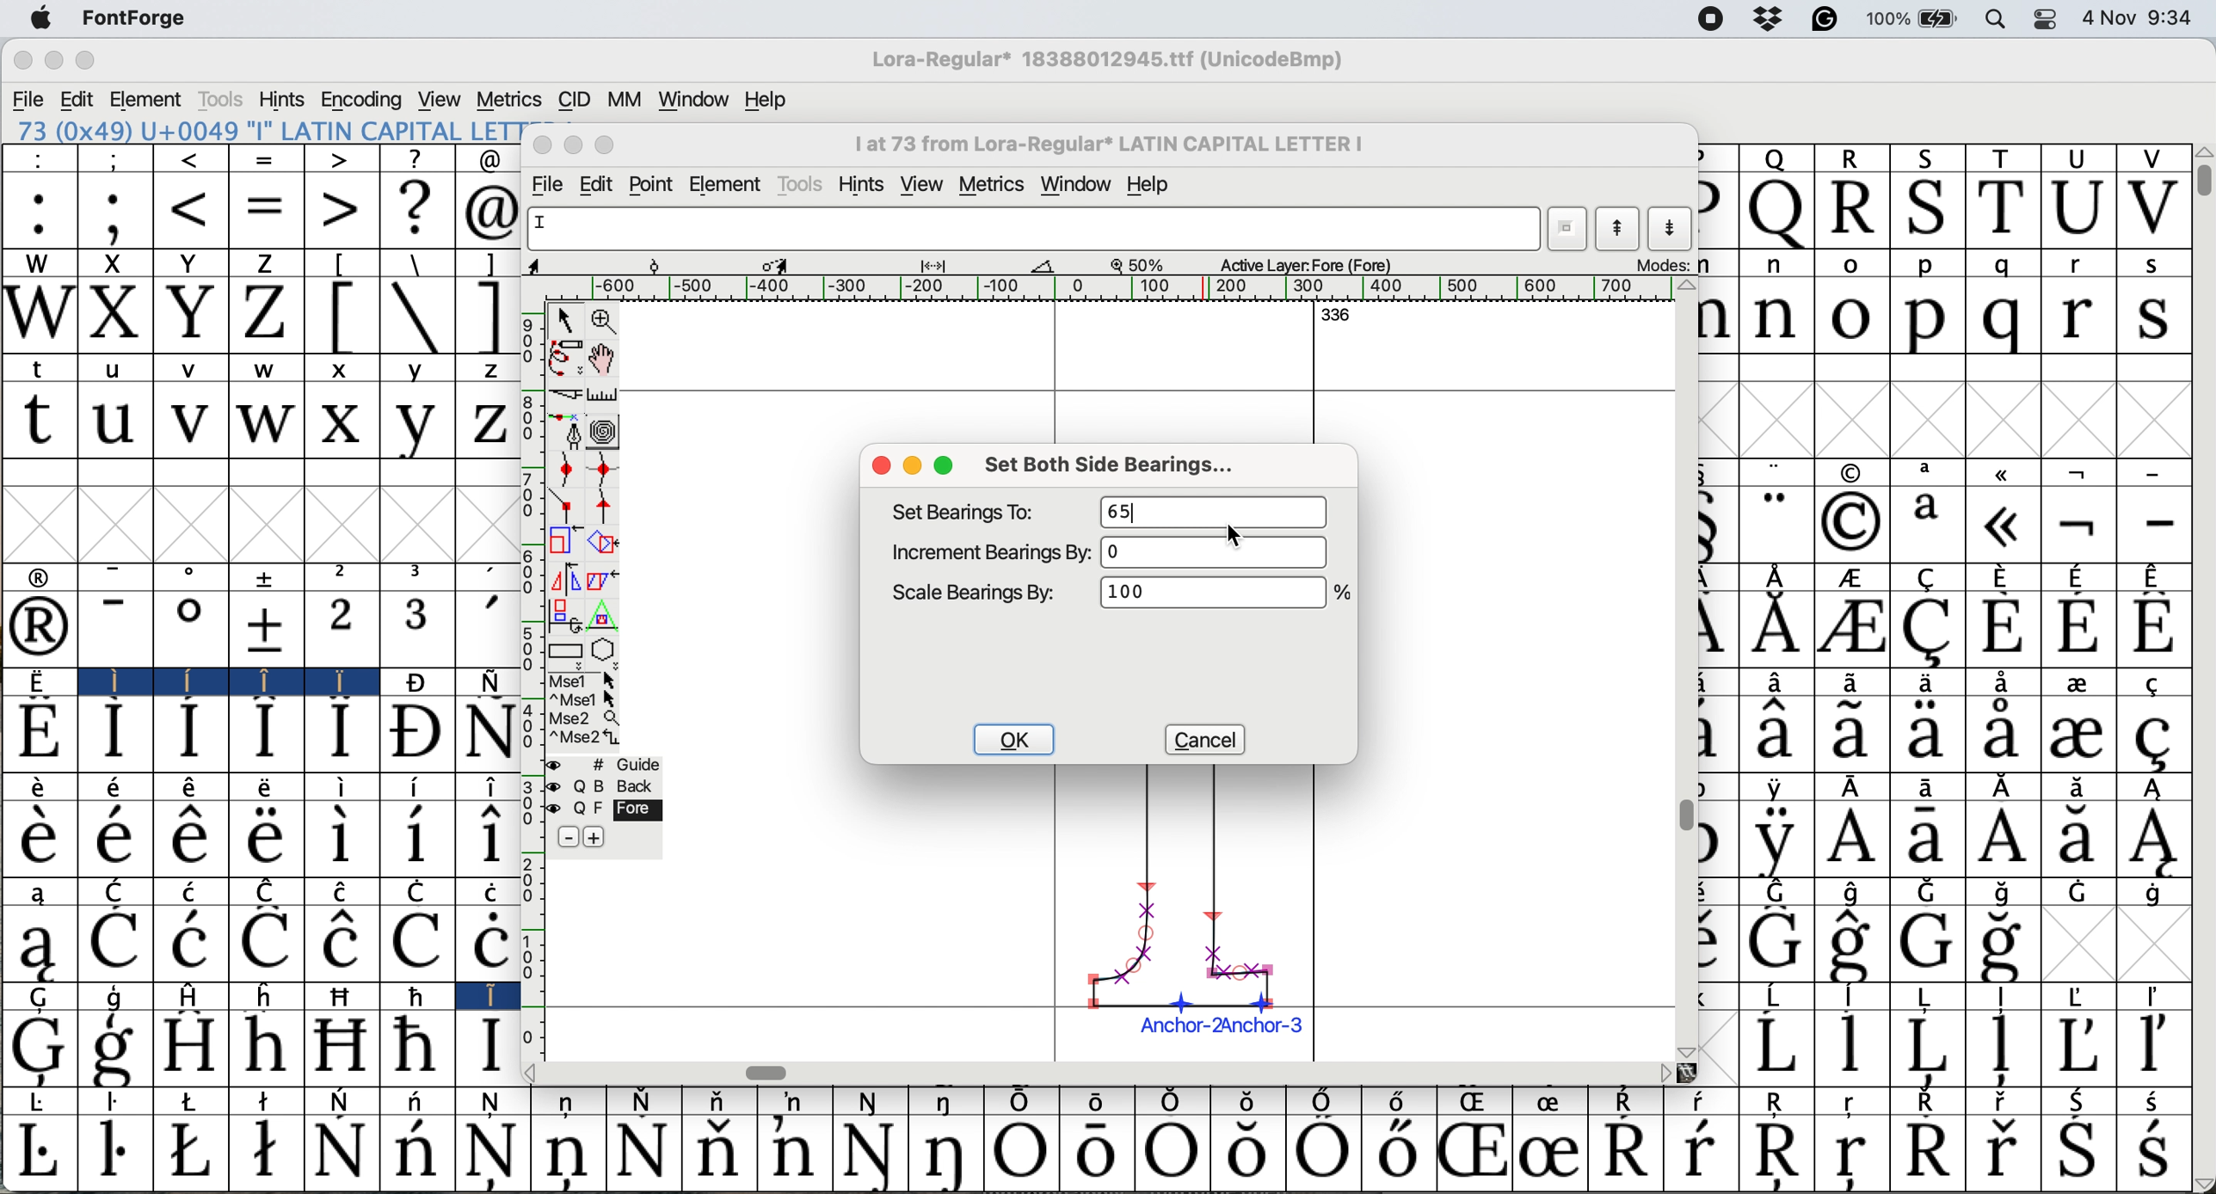 The height and width of the screenshot is (1194, 2216). Describe the element at coordinates (556, 783) in the screenshot. I see `` at that location.